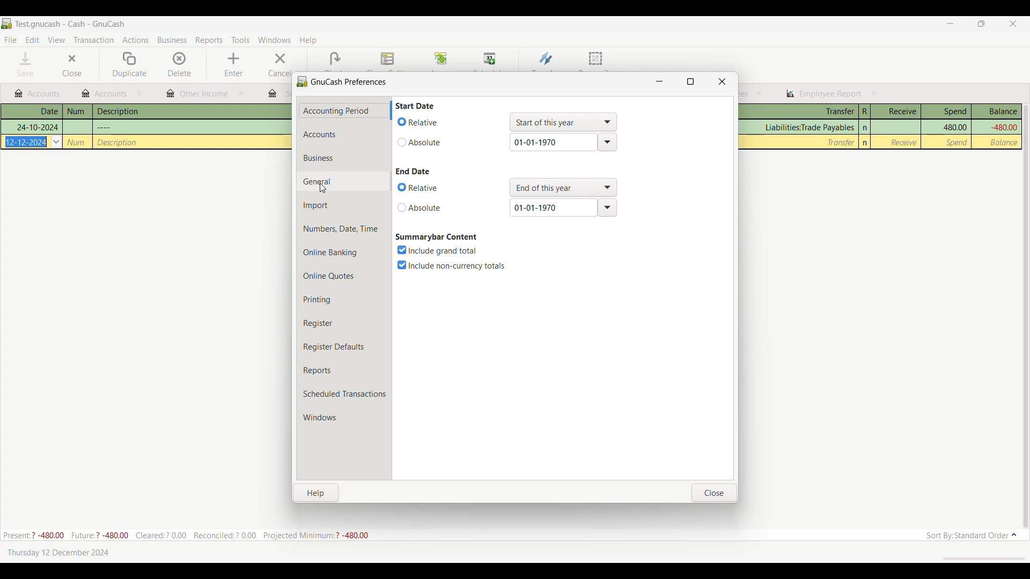  I want to click on Business menu, so click(172, 40).